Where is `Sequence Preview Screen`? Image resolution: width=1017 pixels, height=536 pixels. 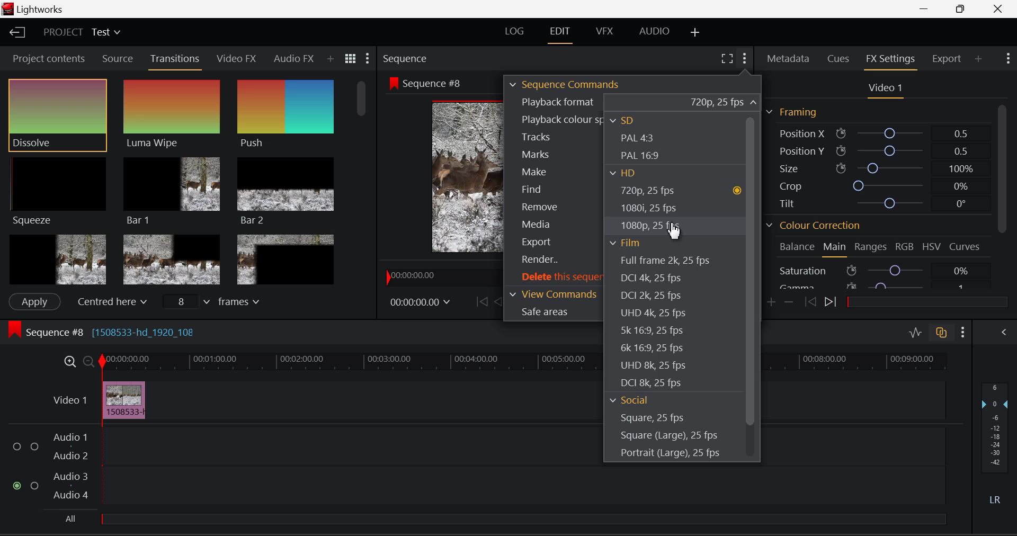 Sequence Preview Screen is located at coordinates (442, 177).